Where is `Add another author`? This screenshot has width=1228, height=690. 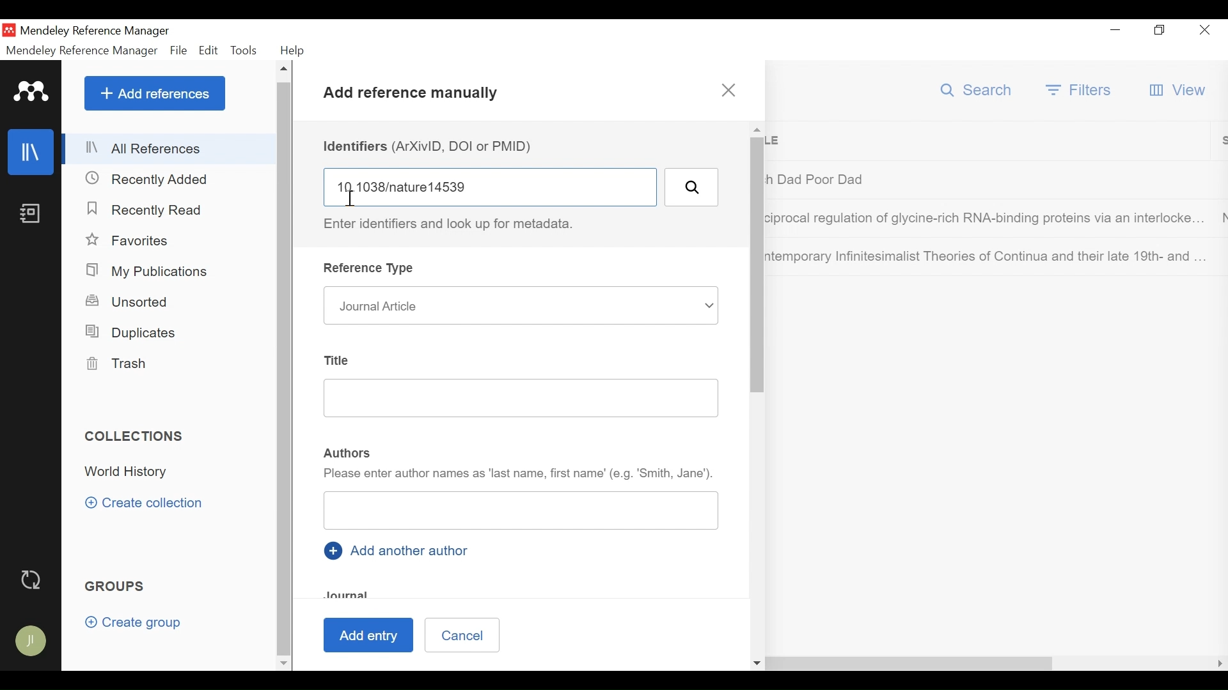
Add another author is located at coordinates (401, 550).